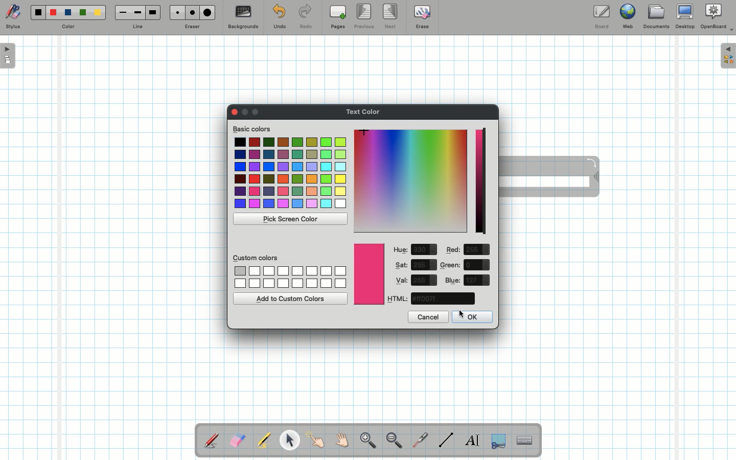 The image size is (736, 460). What do you see at coordinates (462, 315) in the screenshot?
I see `cursor` at bounding box center [462, 315].